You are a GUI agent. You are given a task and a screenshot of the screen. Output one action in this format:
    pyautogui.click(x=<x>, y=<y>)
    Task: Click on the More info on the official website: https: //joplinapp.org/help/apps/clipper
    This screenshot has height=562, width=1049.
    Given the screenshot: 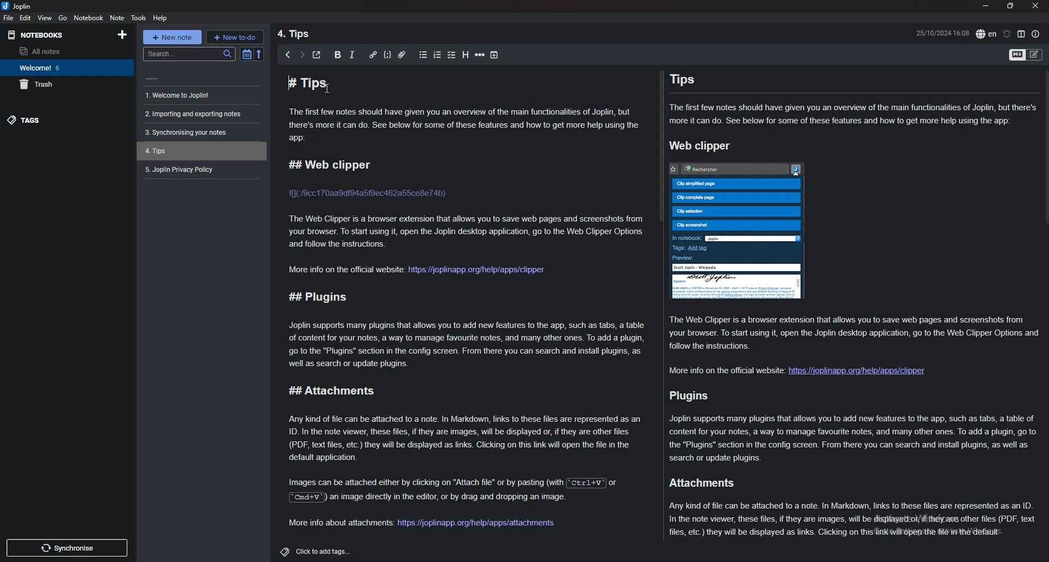 What is the action you would take?
    pyautogui.click(x=420, y=271)
    